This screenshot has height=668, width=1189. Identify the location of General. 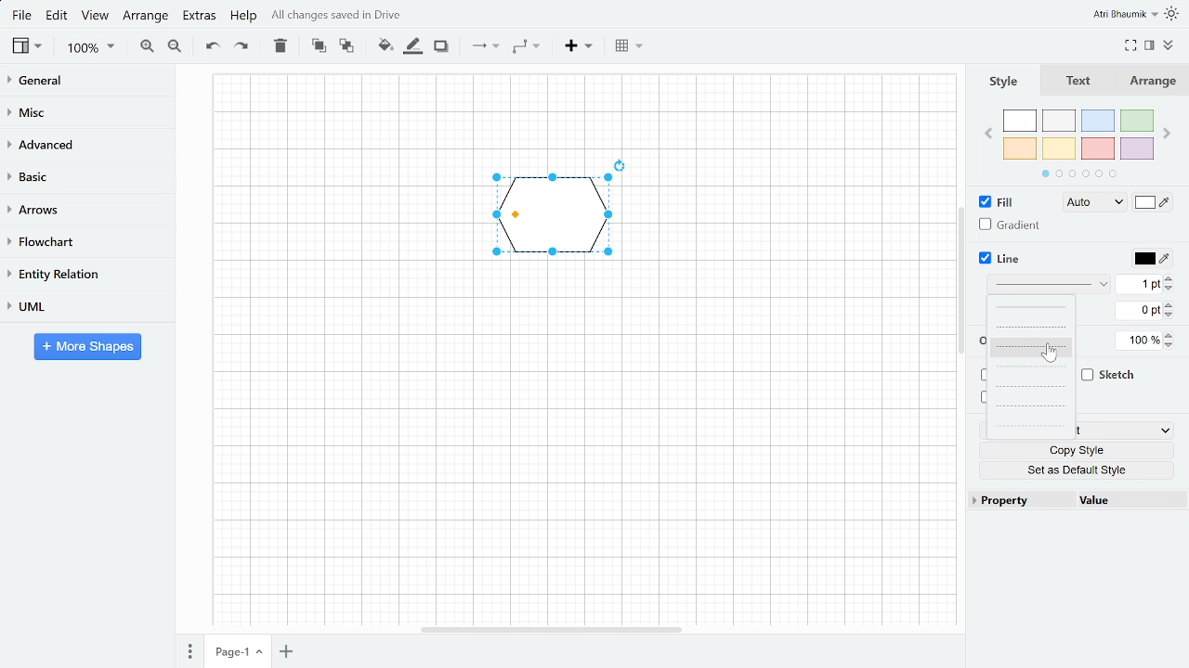
(86, 82).